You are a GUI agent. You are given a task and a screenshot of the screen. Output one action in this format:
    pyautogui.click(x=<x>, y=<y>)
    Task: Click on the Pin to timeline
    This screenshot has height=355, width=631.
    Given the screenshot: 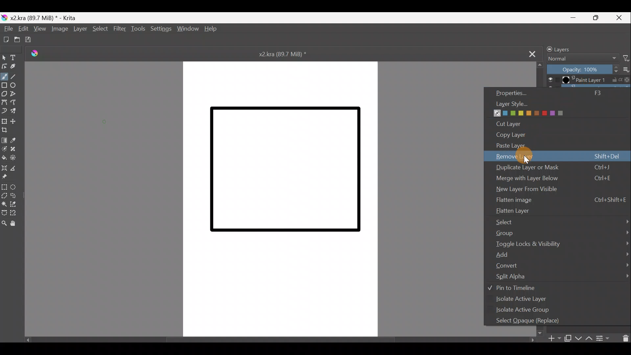 What is the action you would take?
    pyautogui.click(x=519, y=288)
    